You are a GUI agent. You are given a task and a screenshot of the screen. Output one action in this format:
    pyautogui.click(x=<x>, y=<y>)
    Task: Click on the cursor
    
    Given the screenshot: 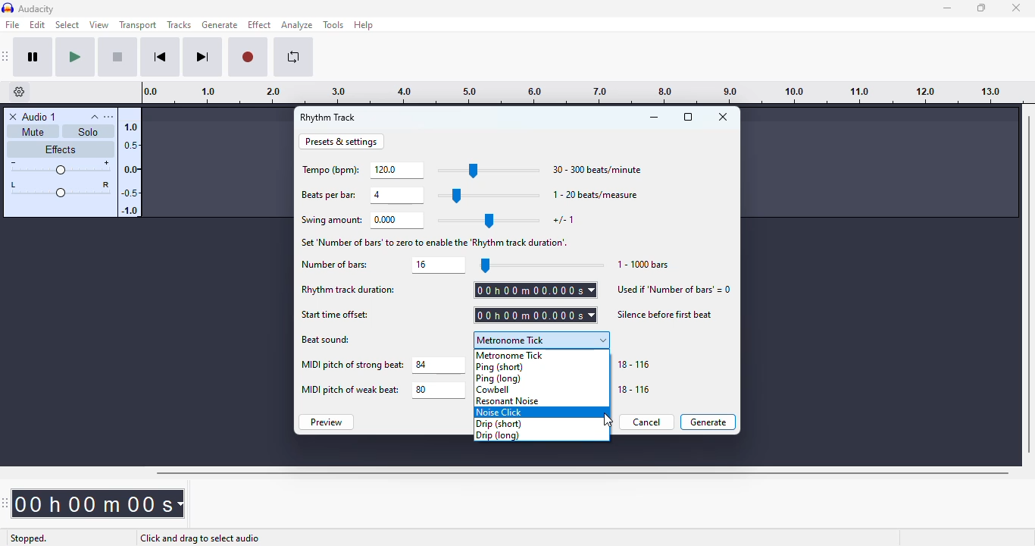 What is the action you would take?
    pyautogui.click(x=608, y=420)
    